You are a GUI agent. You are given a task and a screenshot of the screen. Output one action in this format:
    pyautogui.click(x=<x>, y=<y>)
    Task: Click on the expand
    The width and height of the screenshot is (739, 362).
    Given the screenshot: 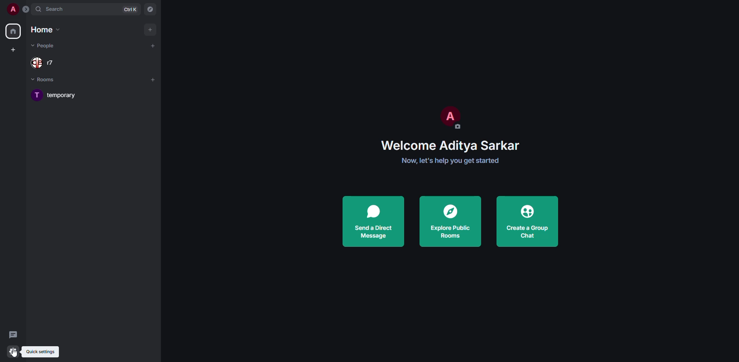 What is the action you would take?
    pyautogui.click(x=26, y=9)
    